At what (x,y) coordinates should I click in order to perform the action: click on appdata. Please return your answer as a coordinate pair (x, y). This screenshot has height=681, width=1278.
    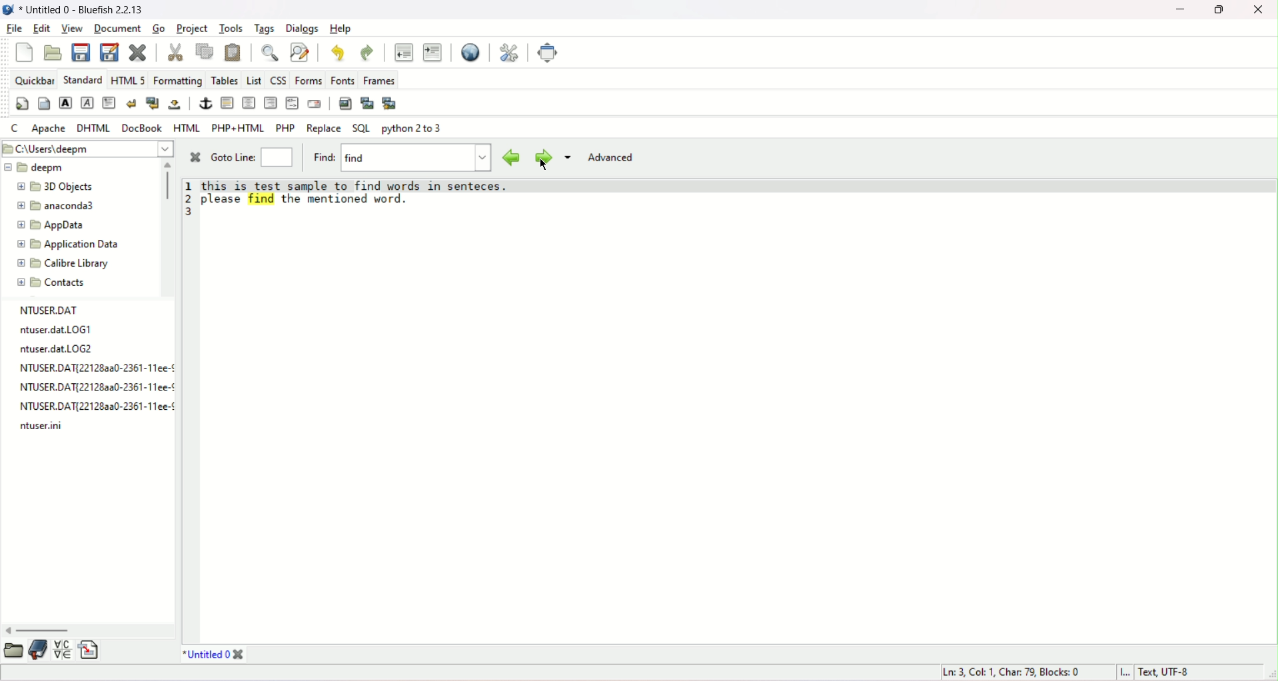
    Looking at the image, I should click on (57, 225).